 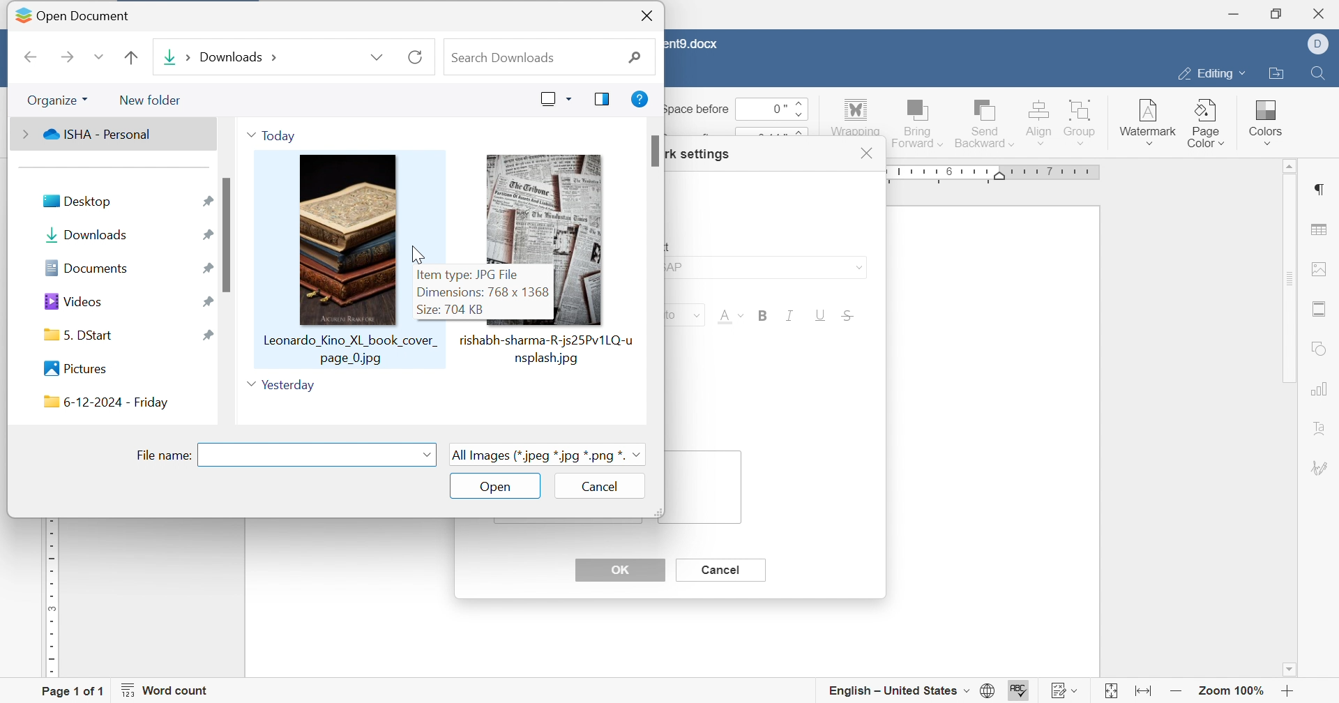 What do you see at coordinates (1147, 118) in the screenshot?
I see `watermark` at bounding box center [1147, 118].